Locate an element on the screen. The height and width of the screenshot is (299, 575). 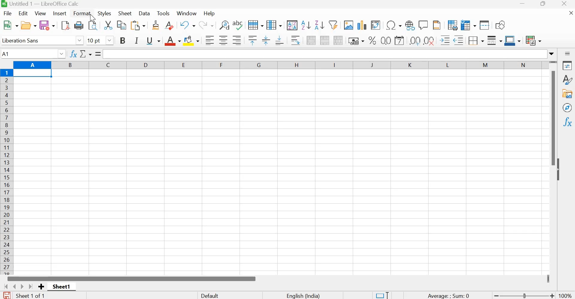
Borders is located at coordinates (475, 40).